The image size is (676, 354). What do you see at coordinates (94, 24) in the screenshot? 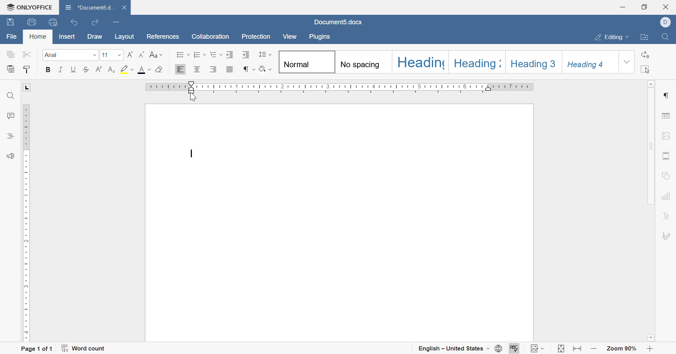
I see `redo` at bounding box center [94, 24].